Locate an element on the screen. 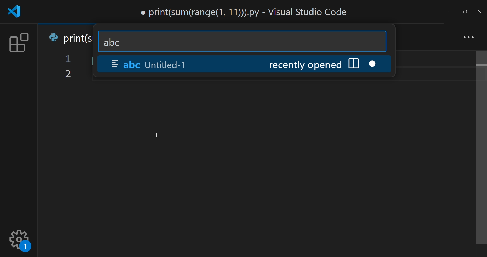 The width and height of the screenshot is (487, 257). close is located at coordinates (372, 62).